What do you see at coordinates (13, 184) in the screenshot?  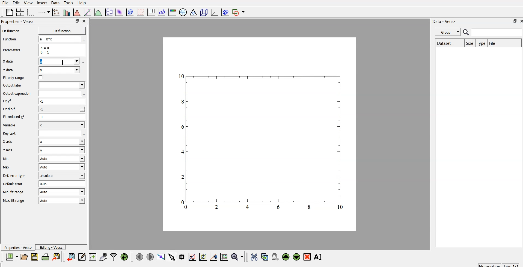 I see `Default error` at bounding box center [13, 184].